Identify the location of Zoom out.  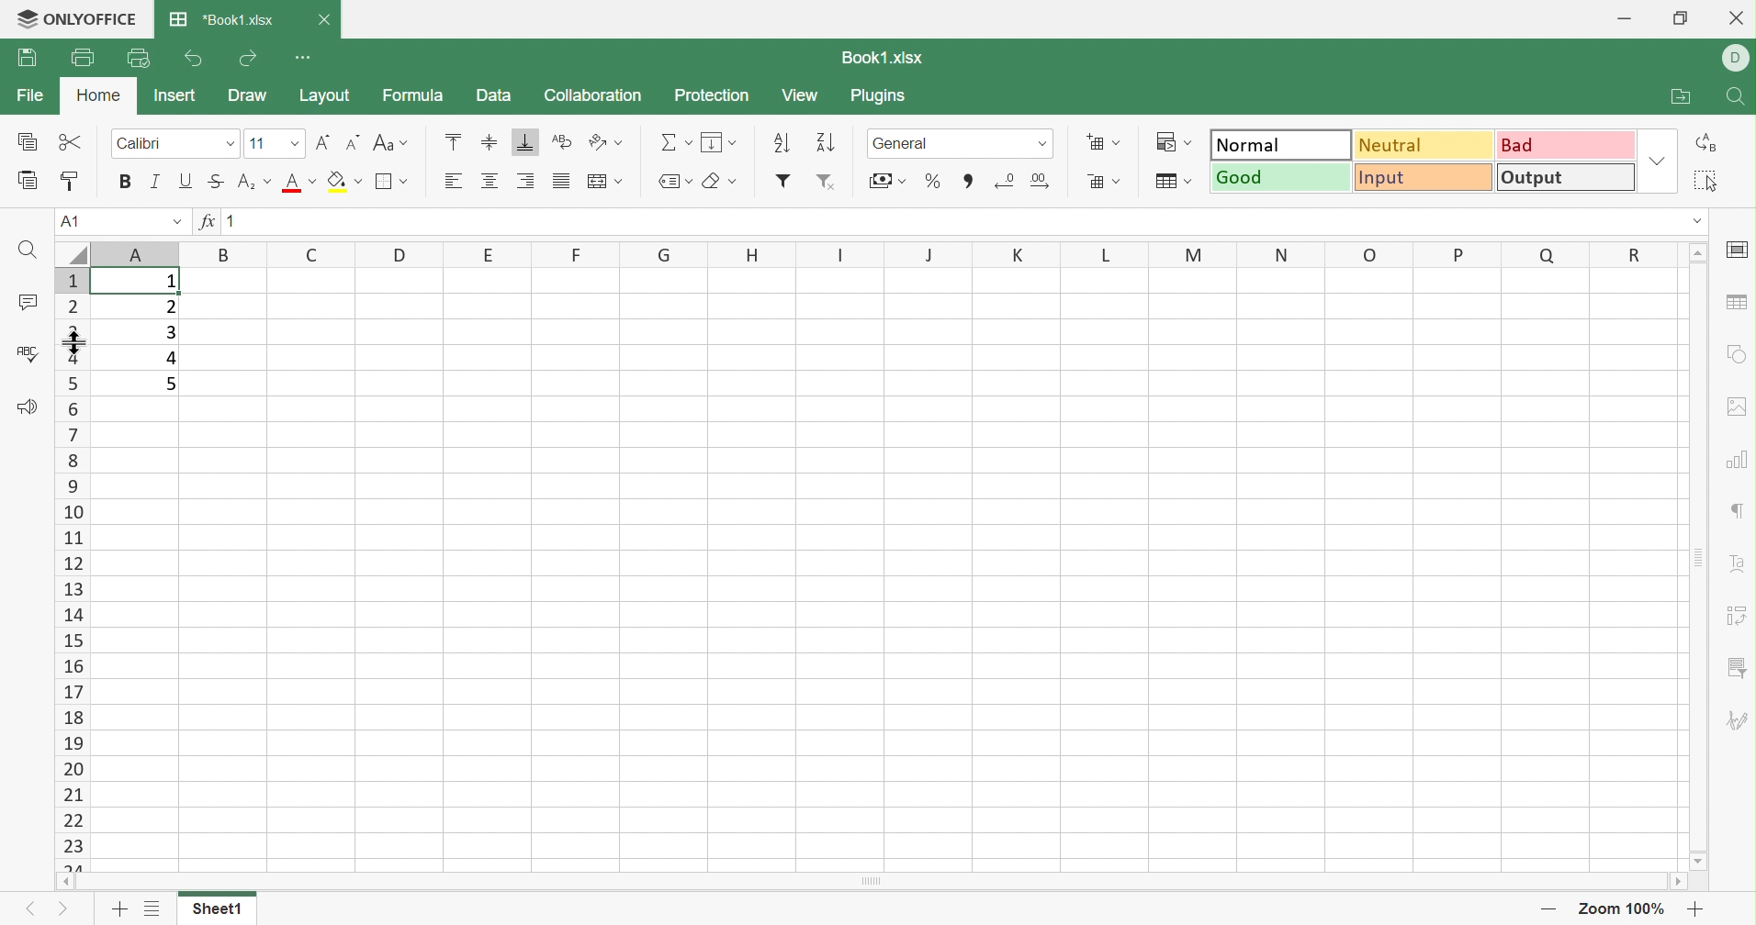
(1548, 909).